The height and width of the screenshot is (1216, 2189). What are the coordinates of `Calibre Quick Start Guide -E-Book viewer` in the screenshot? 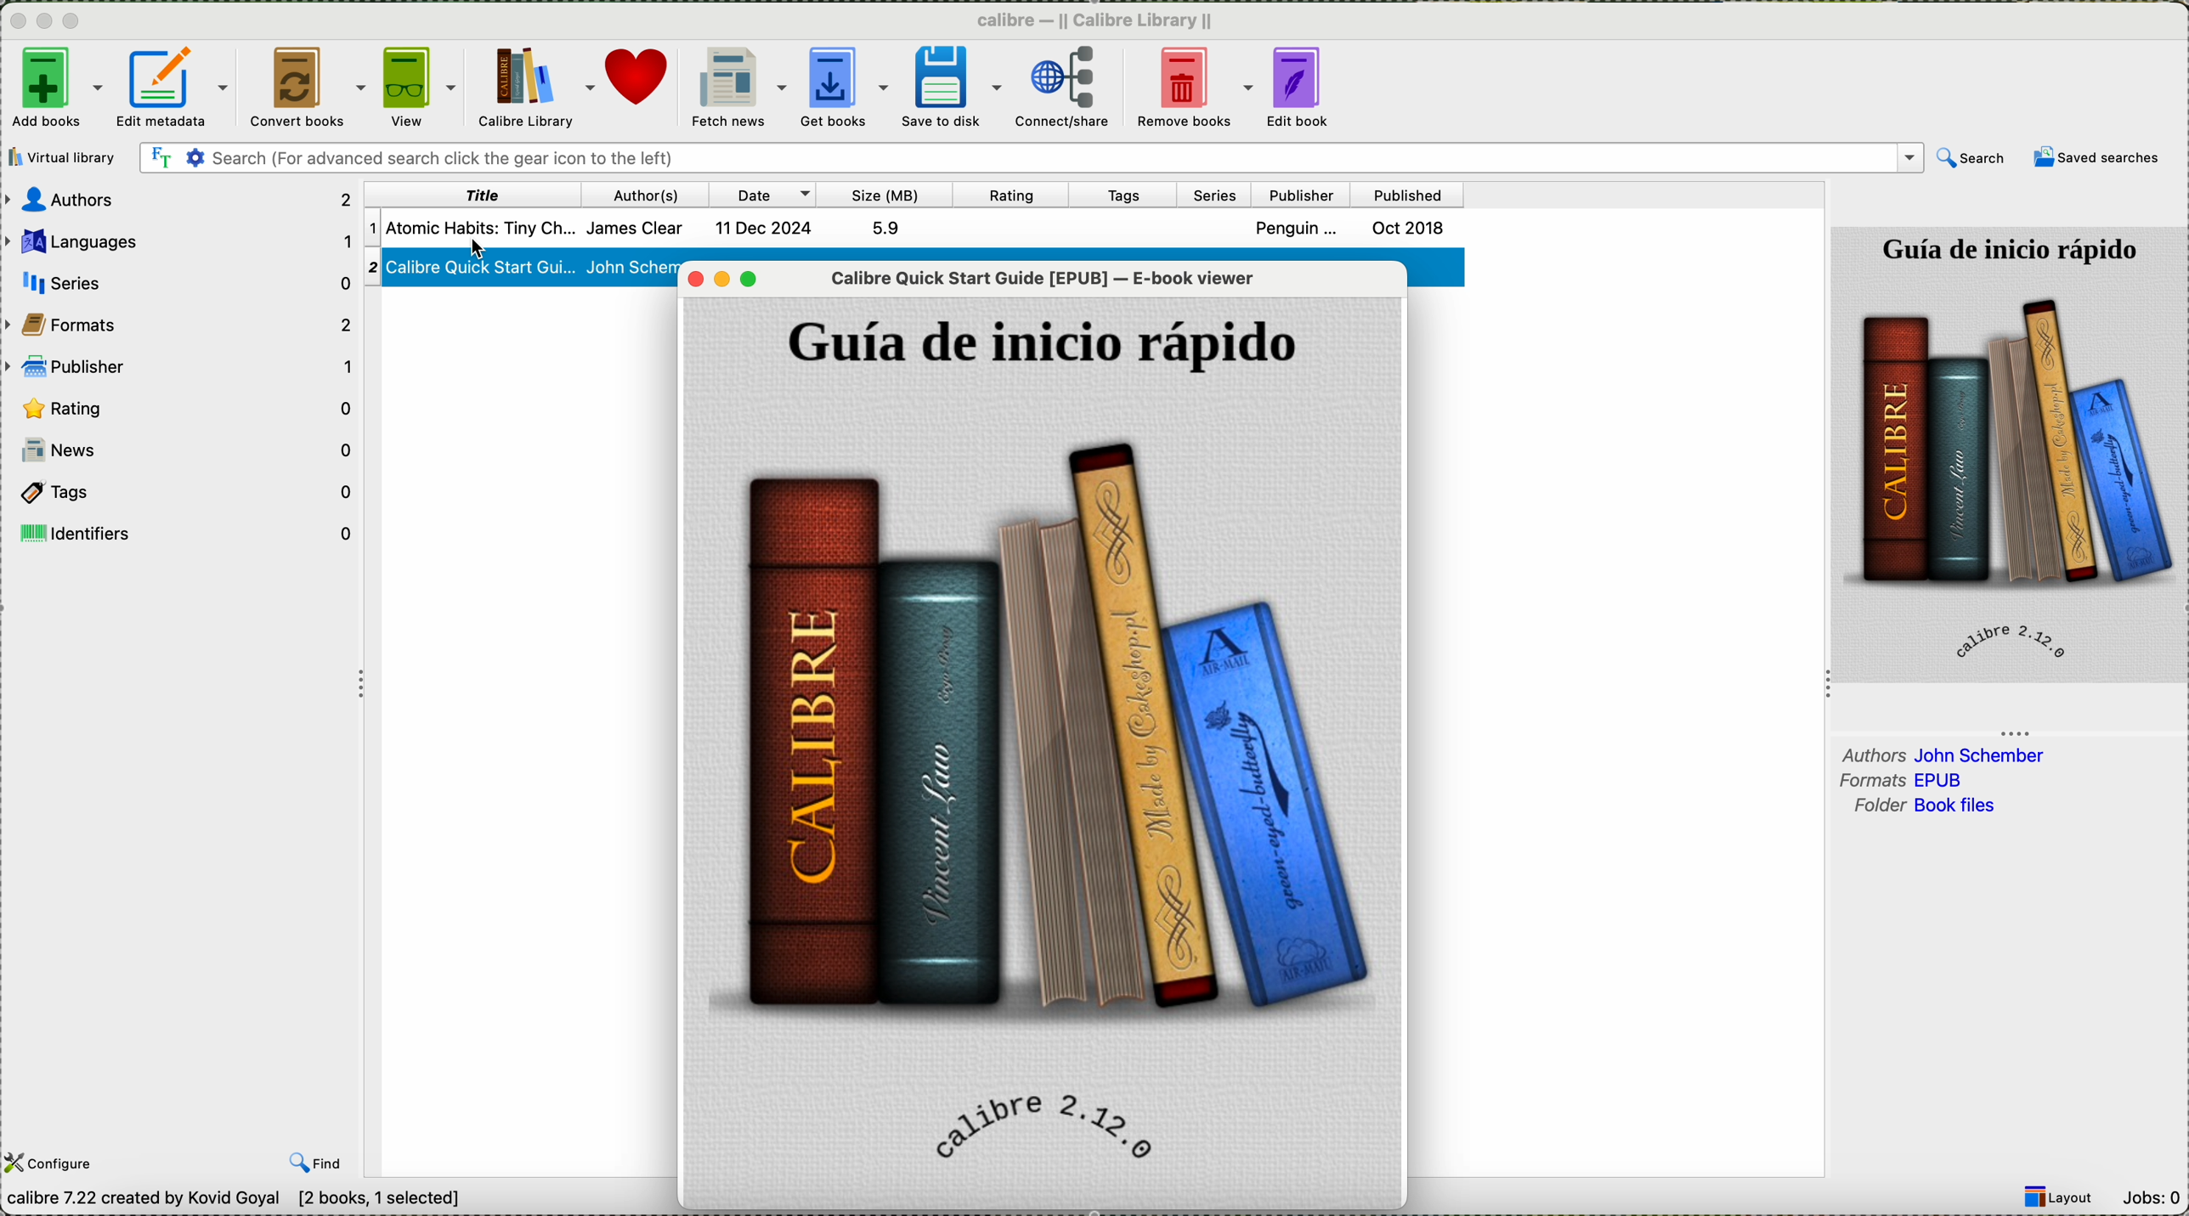 It's located at (1051, 280).